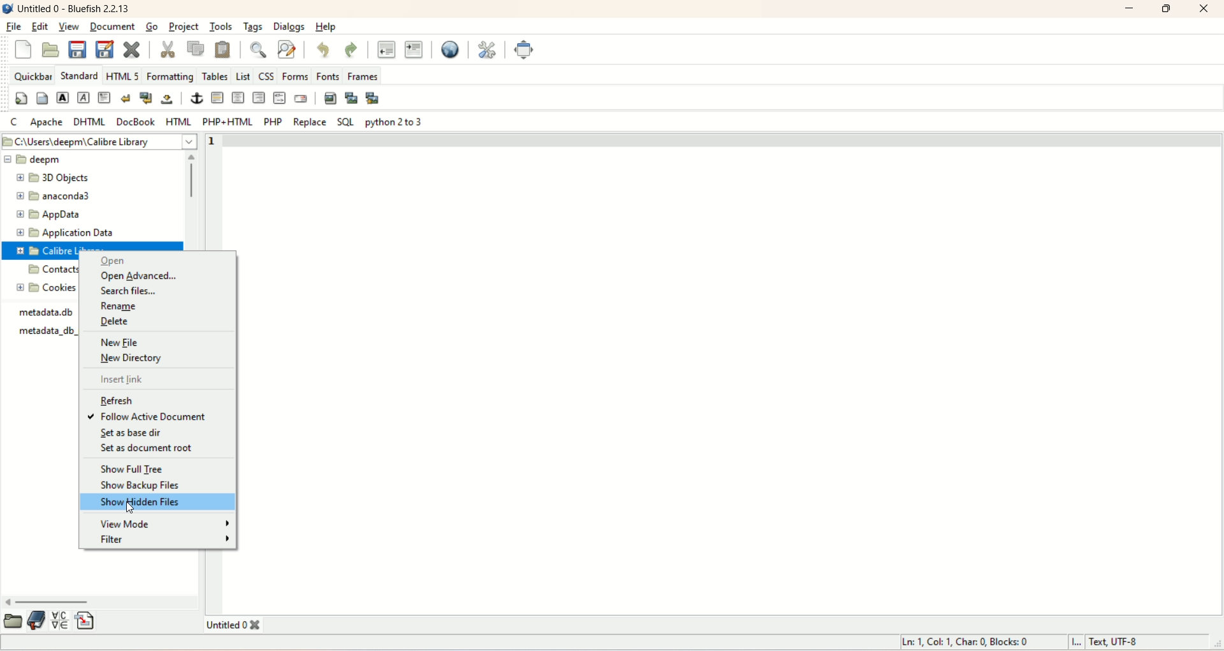  I want to click on title, so click(242, 625).